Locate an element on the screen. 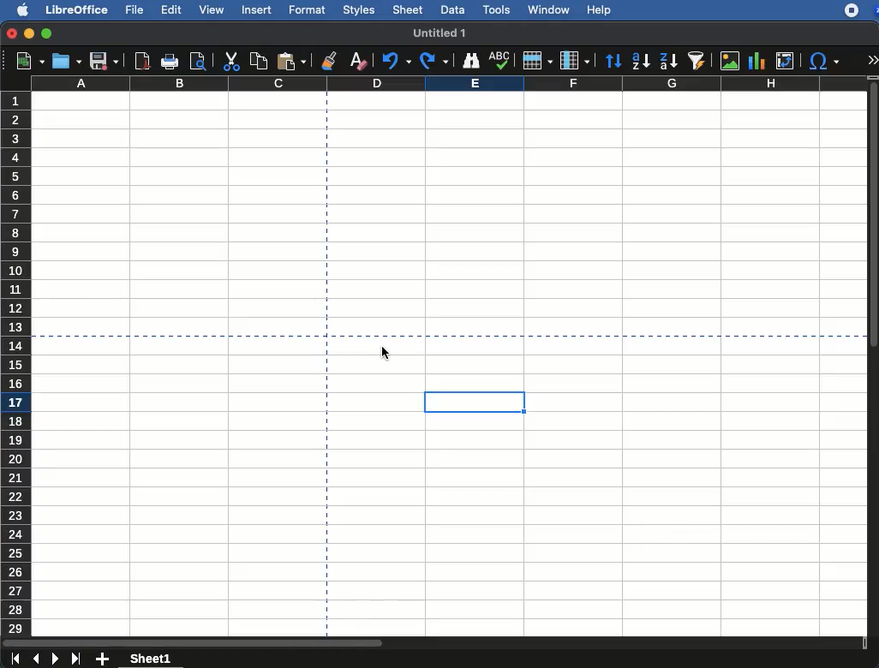 This screenshot has height=668, width=879. column is located at coordinates (449, 84).